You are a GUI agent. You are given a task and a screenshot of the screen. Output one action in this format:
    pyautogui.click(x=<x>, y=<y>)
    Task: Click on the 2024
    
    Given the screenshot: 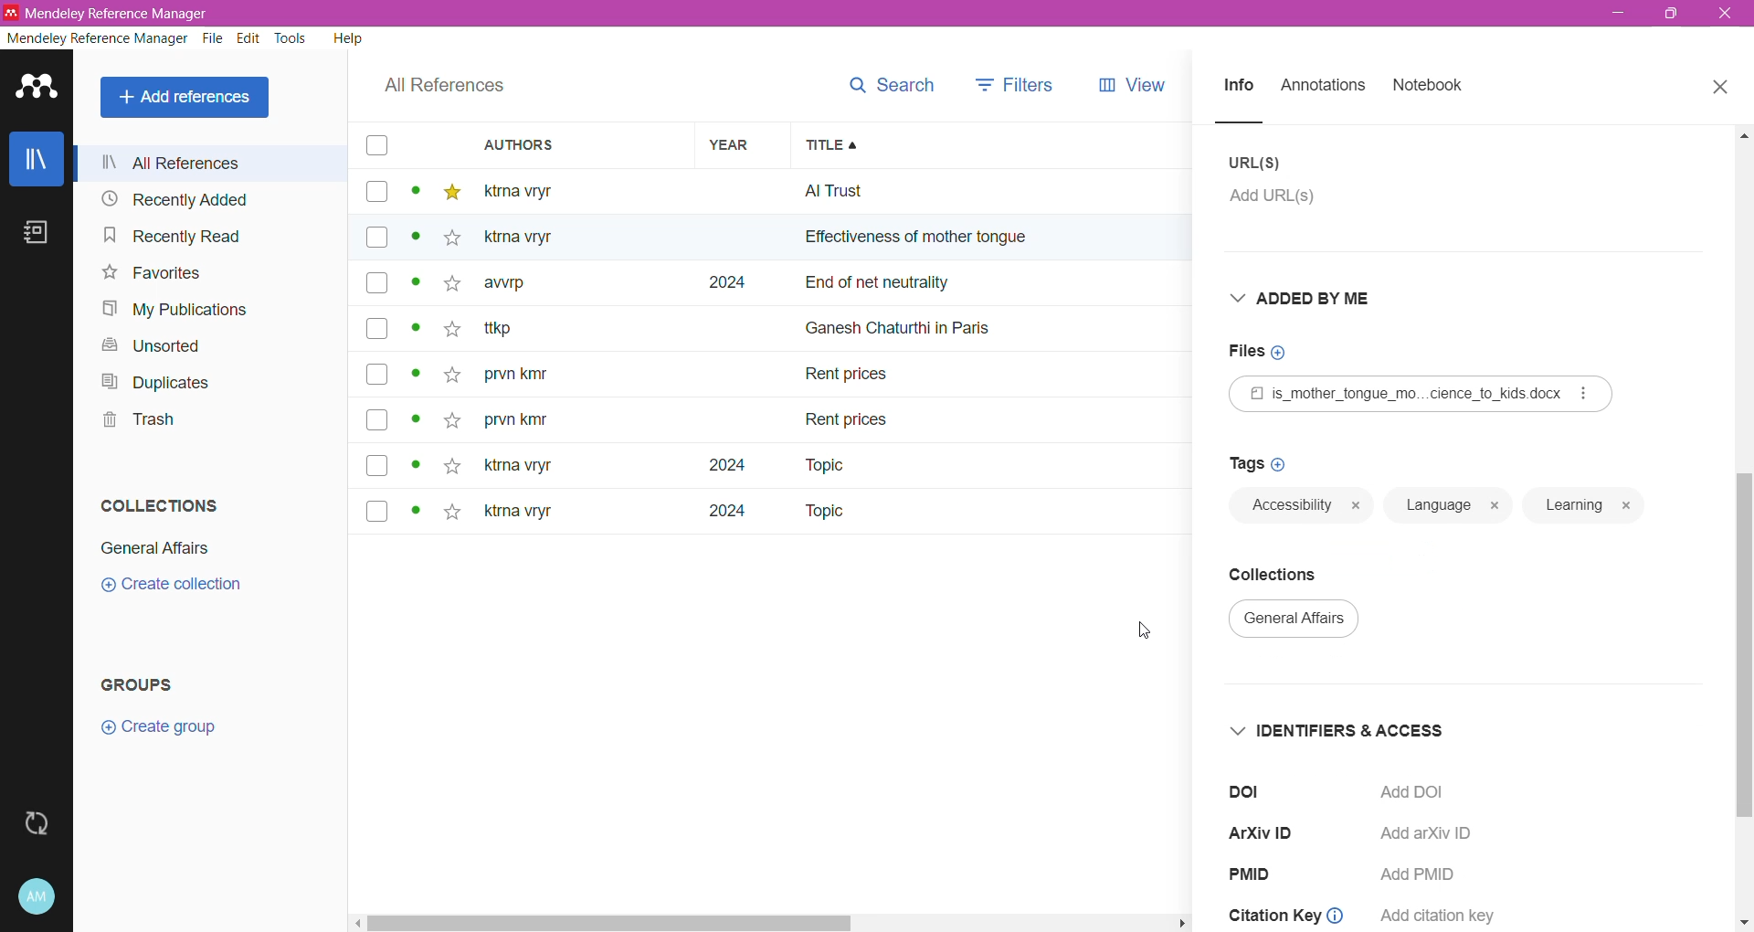 What is the action you would take?
    pyautogui.click(x=716, y=517)
    